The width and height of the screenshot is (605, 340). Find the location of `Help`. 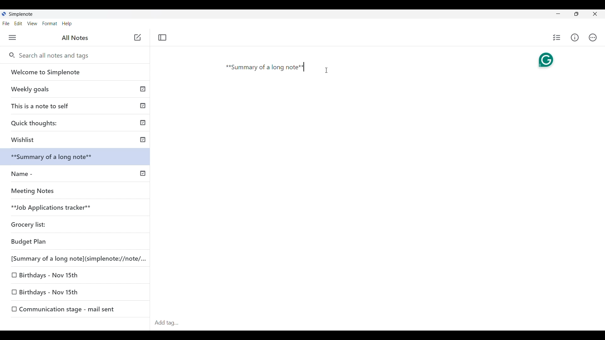

Help is located at coordinates (67, 24).